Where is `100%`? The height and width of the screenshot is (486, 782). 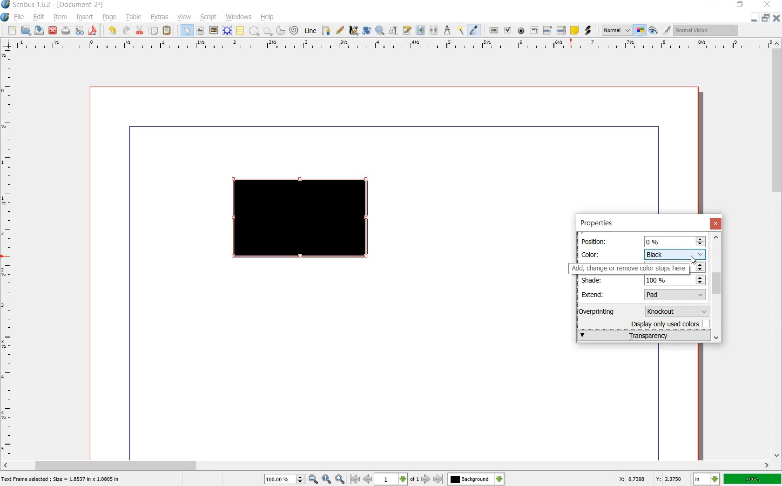 100% is located at coordinates (280, 479).